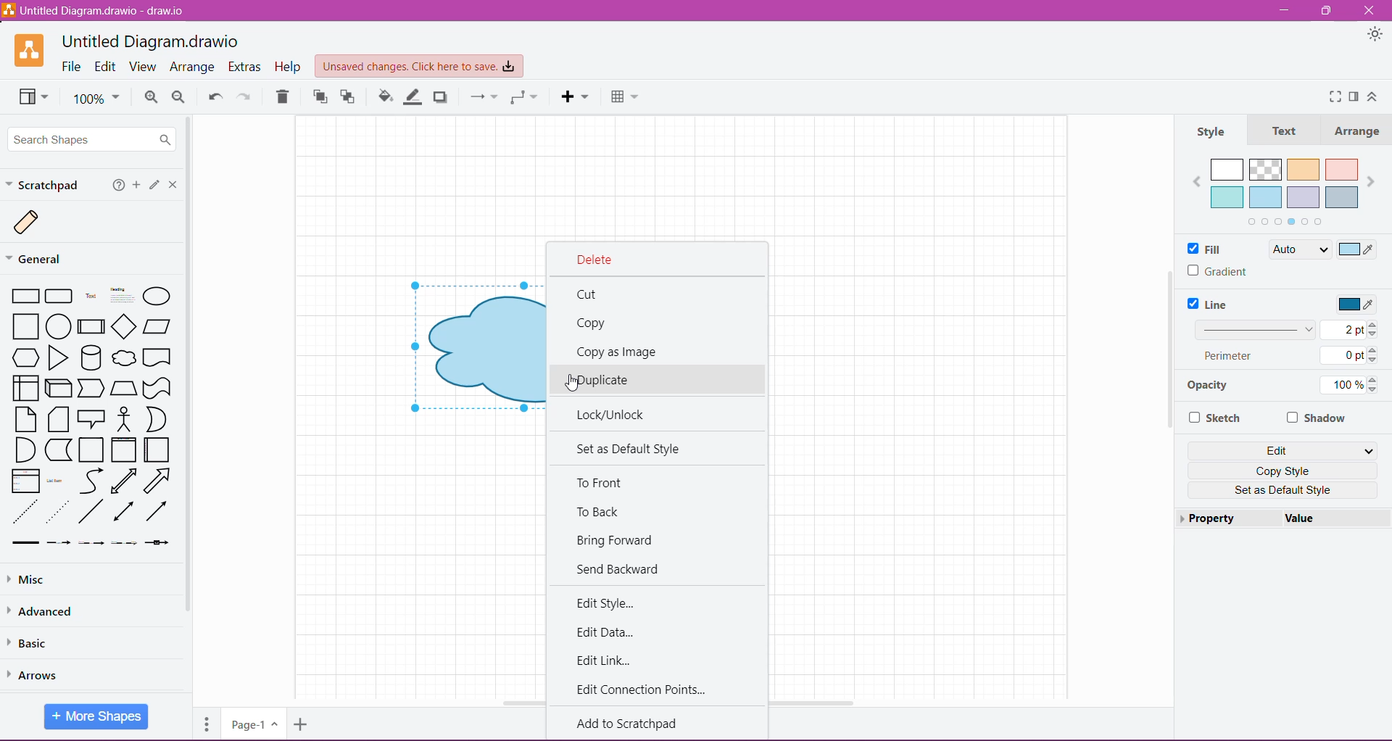 The image size is (1392, 741). I want to click on Style, so click(1213, 133).